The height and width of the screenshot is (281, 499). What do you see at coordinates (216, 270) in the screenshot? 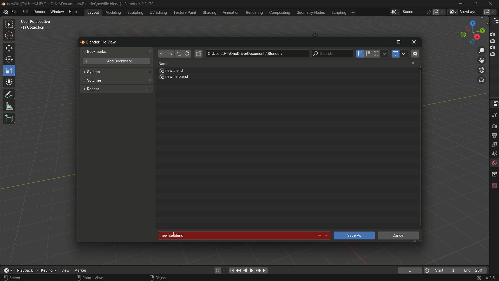
I see `auto keying` at bounding box center [216, 270].